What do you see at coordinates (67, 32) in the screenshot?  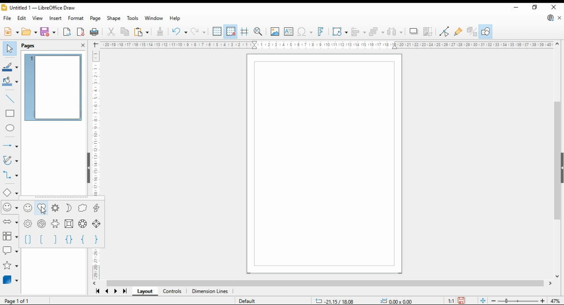 I see `export` at bounding box center [67, 32].